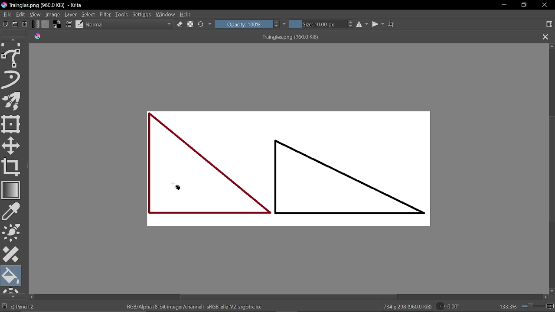  I want to click on Filter, so click(106, 15).